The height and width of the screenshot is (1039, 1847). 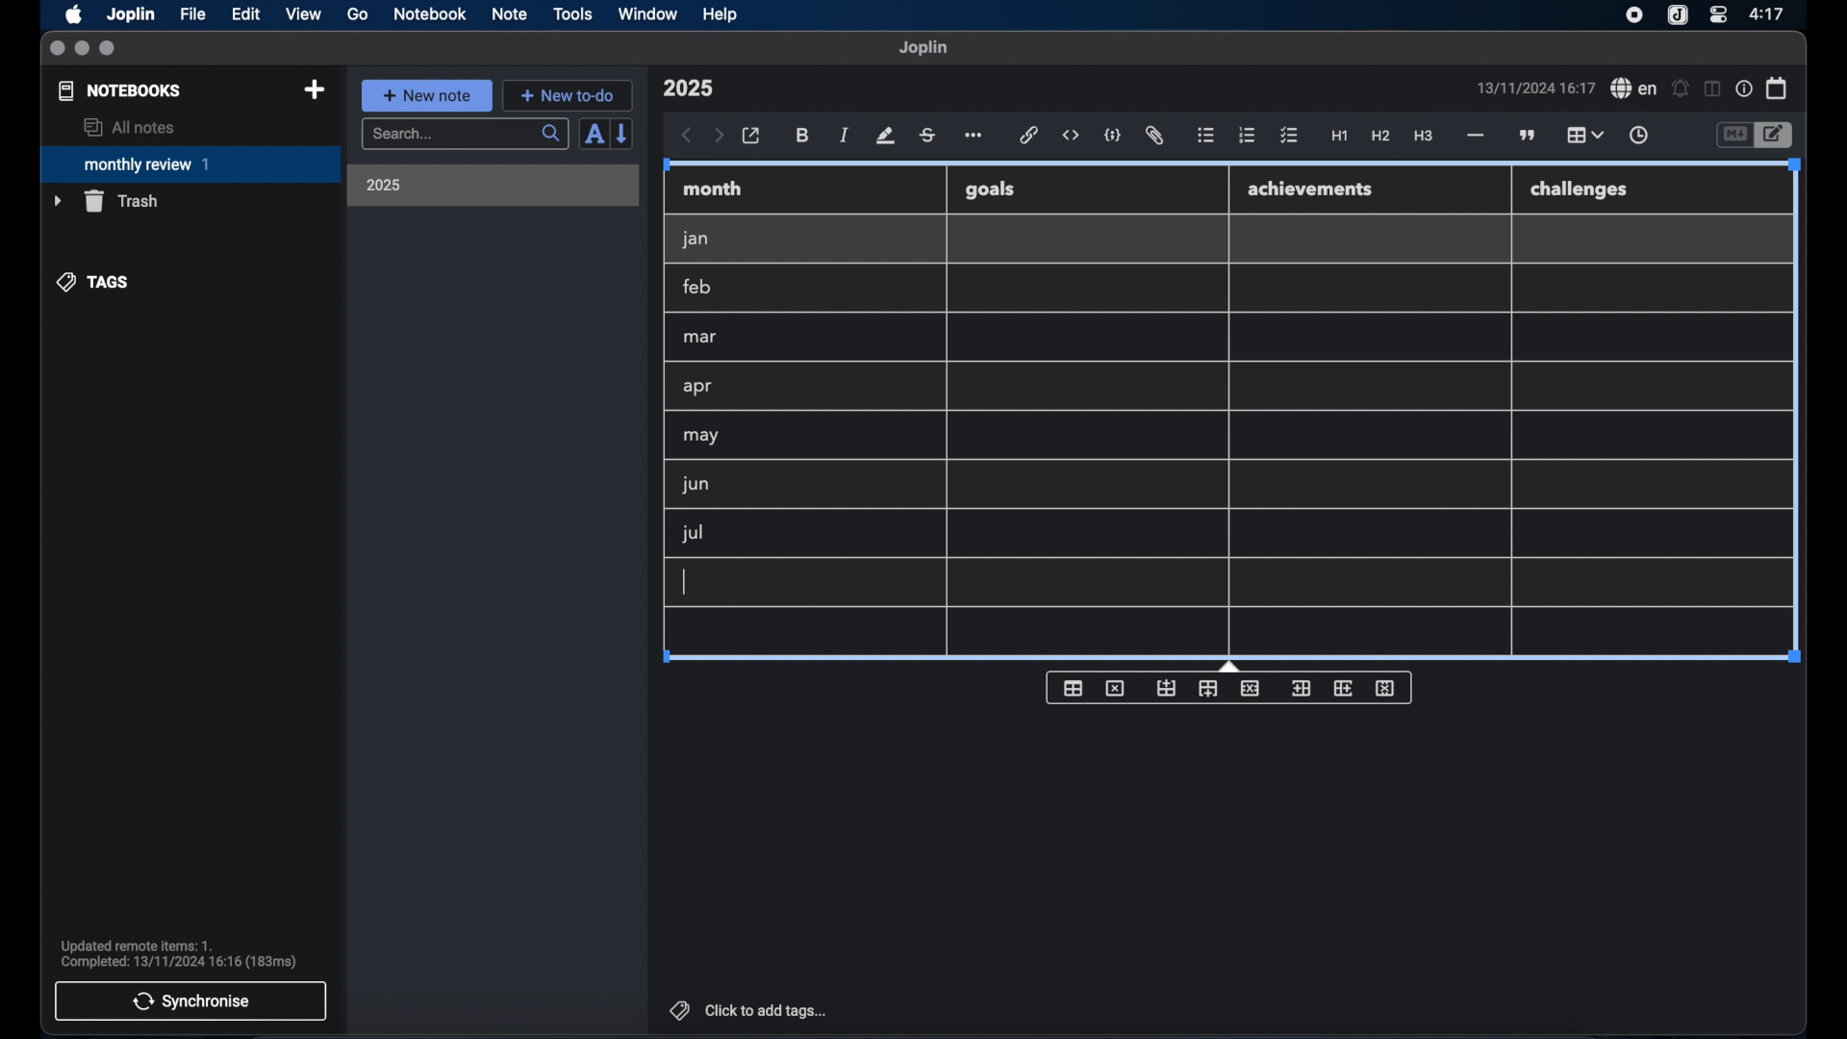 What do you see at coordinates (190, 163) in the screenshot?
I see `monthly review` at bounding box center [190, 163].